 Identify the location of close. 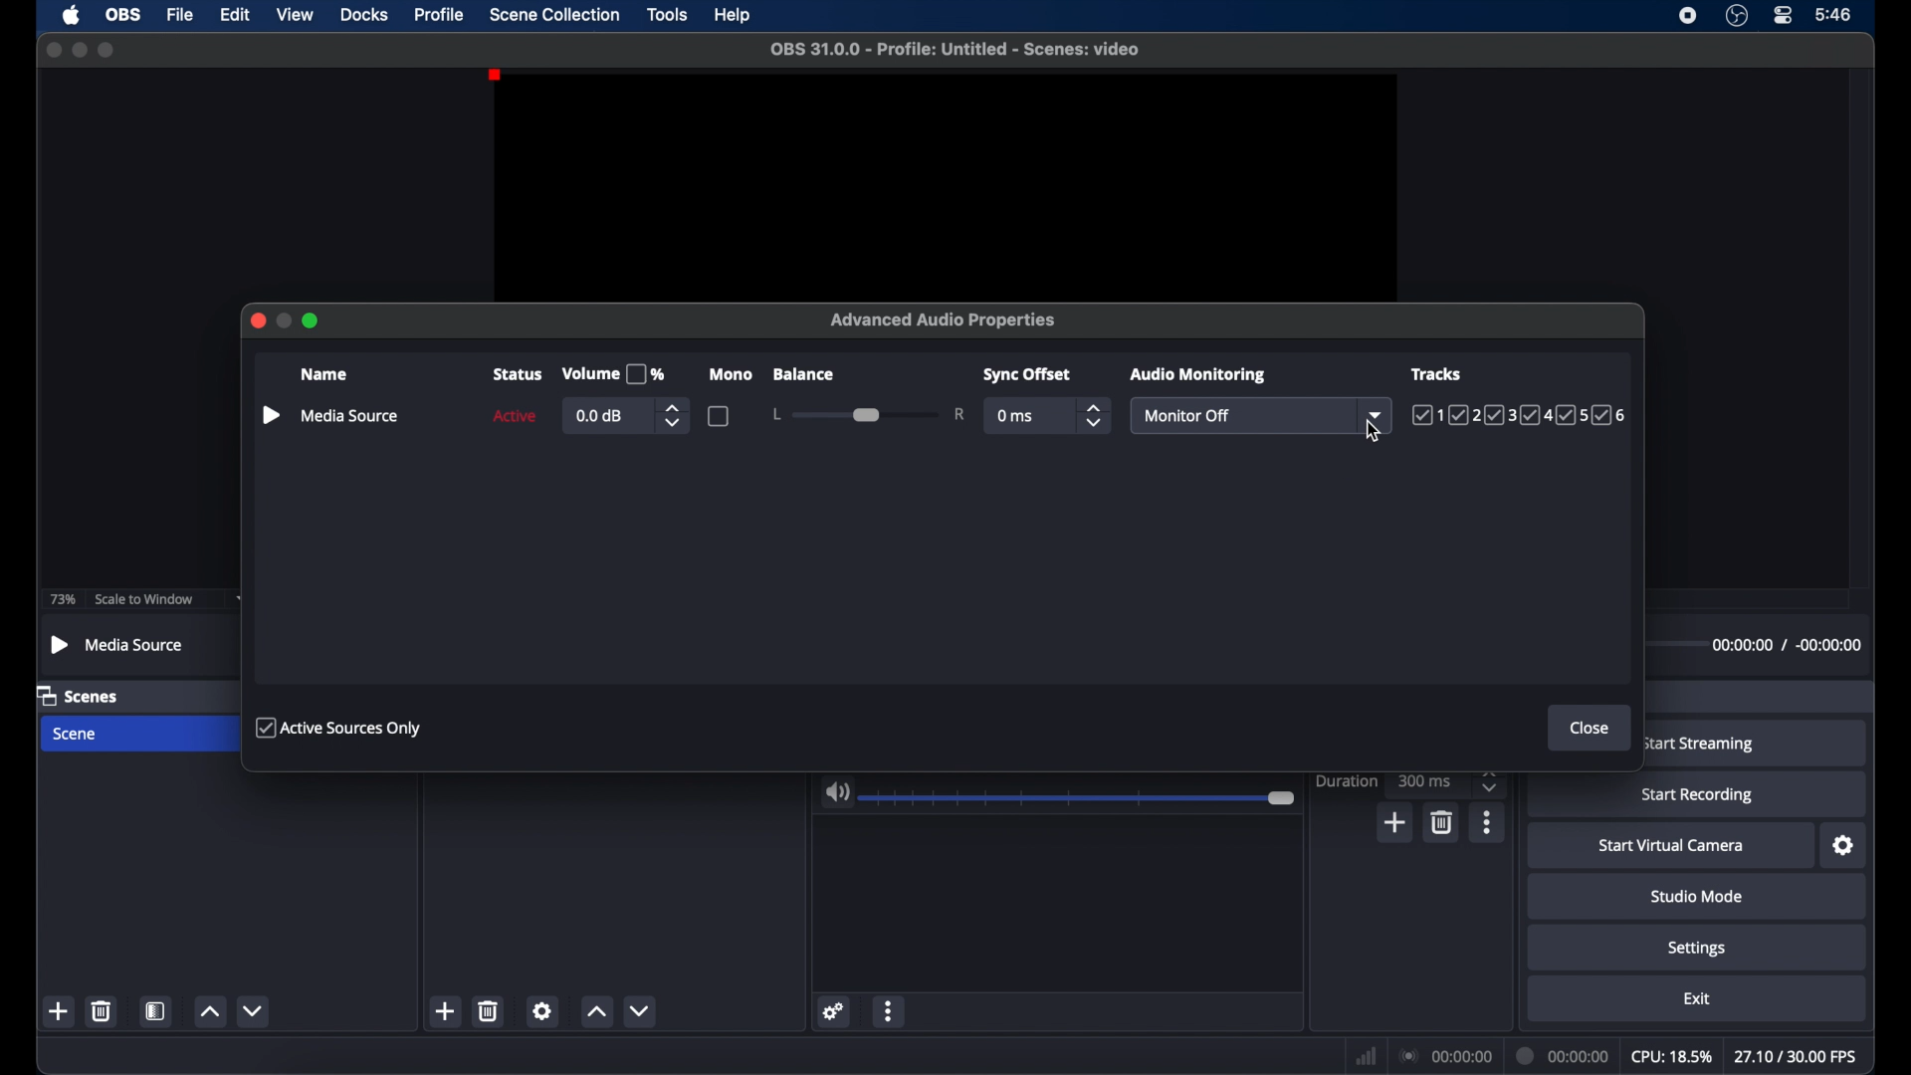
(257, 321).